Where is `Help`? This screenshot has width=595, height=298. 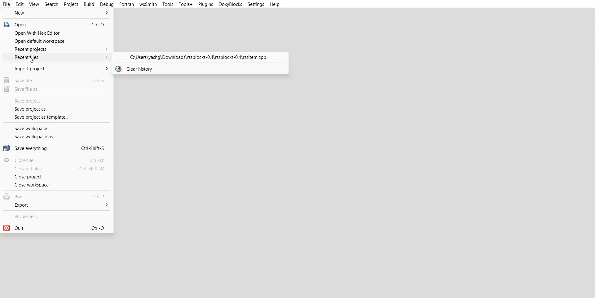 Help is located at coordinates (274, 4).